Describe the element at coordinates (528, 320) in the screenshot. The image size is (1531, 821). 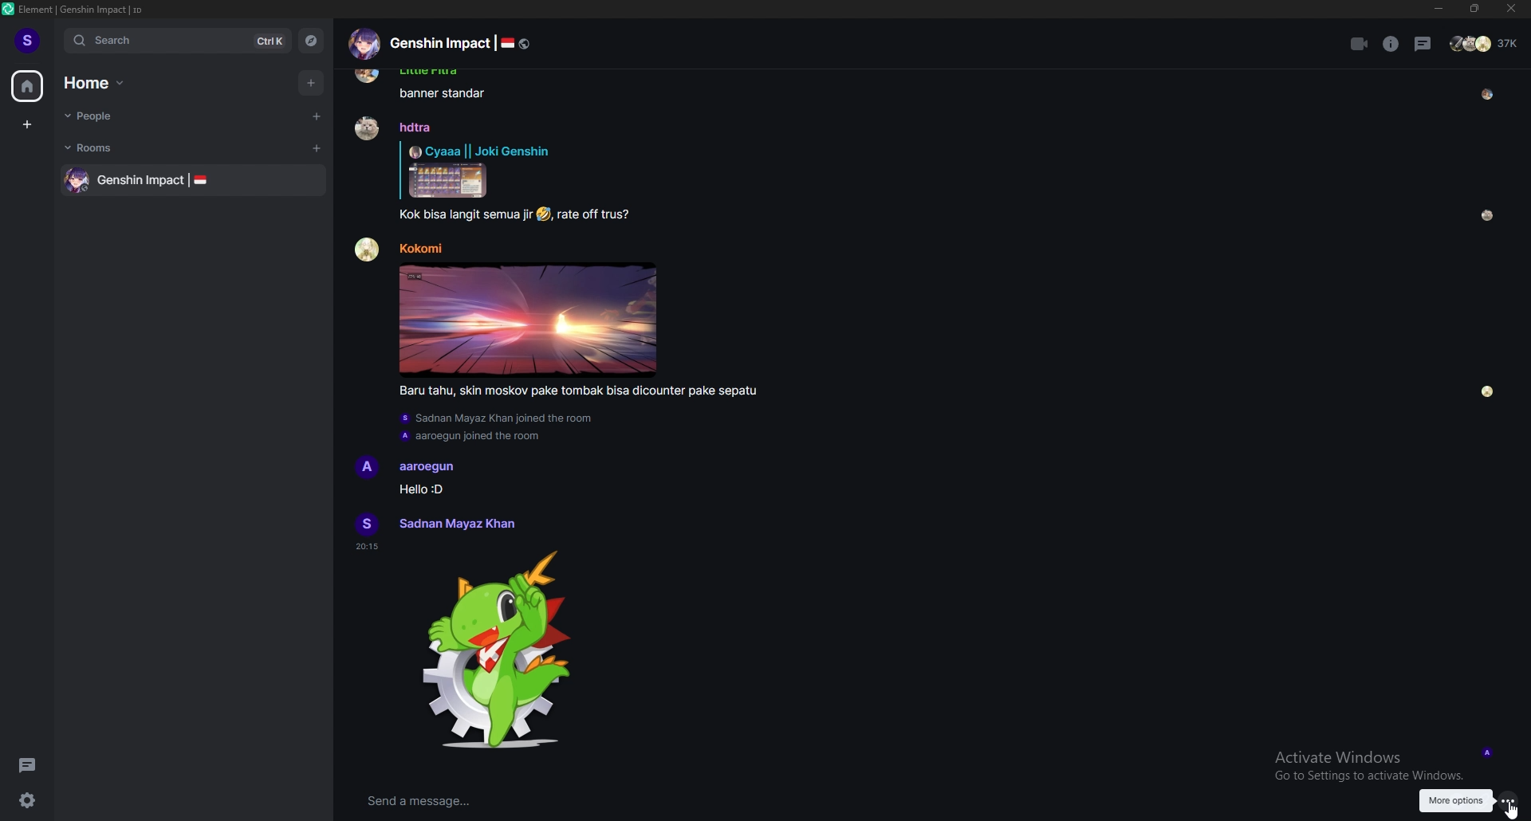
I see `Image sent by group participant` at that location.